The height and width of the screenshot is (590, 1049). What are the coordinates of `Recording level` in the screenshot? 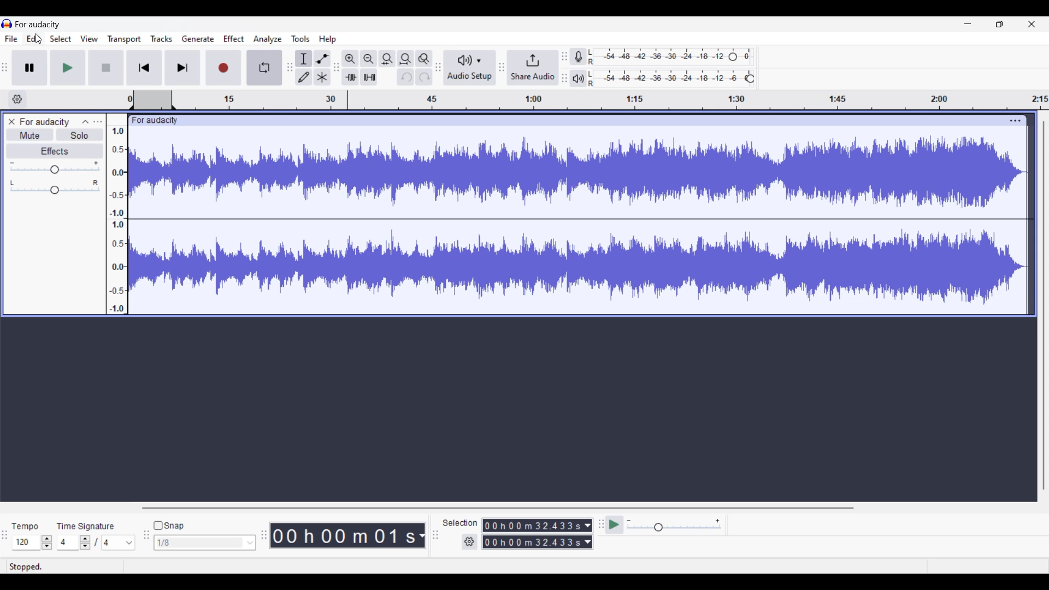 It's located at (657, 57).